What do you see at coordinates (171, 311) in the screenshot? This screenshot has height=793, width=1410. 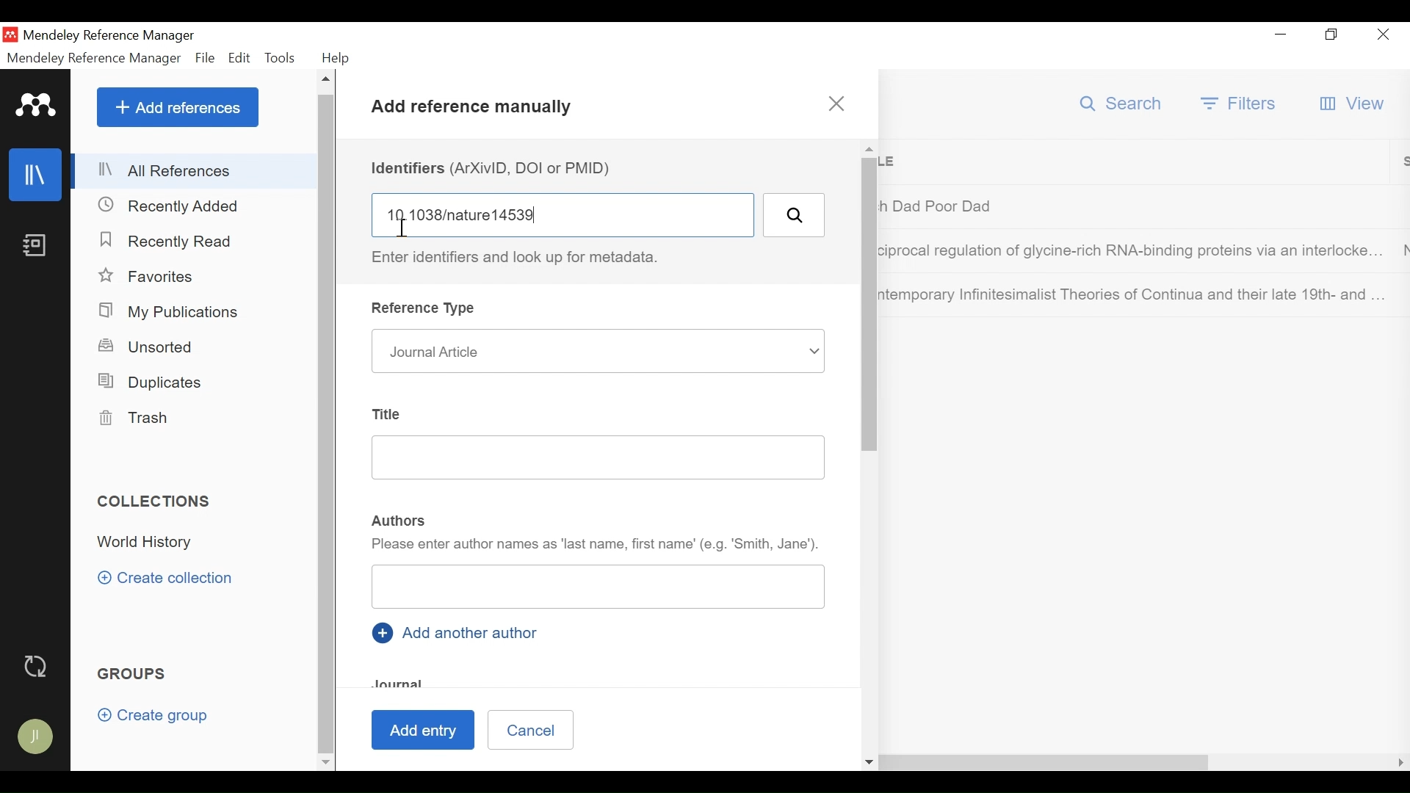 I see `My Publications` at bounding box center [171, 311].